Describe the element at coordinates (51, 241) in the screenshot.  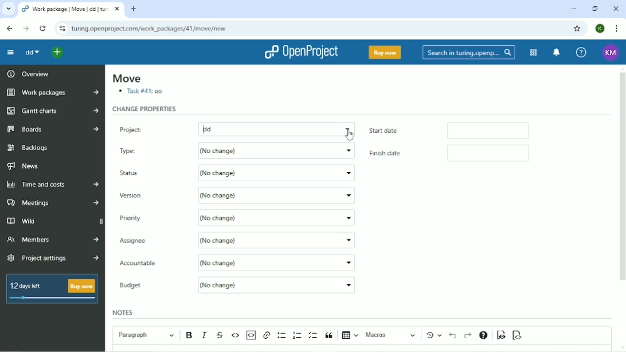
I see `Members` at that location.